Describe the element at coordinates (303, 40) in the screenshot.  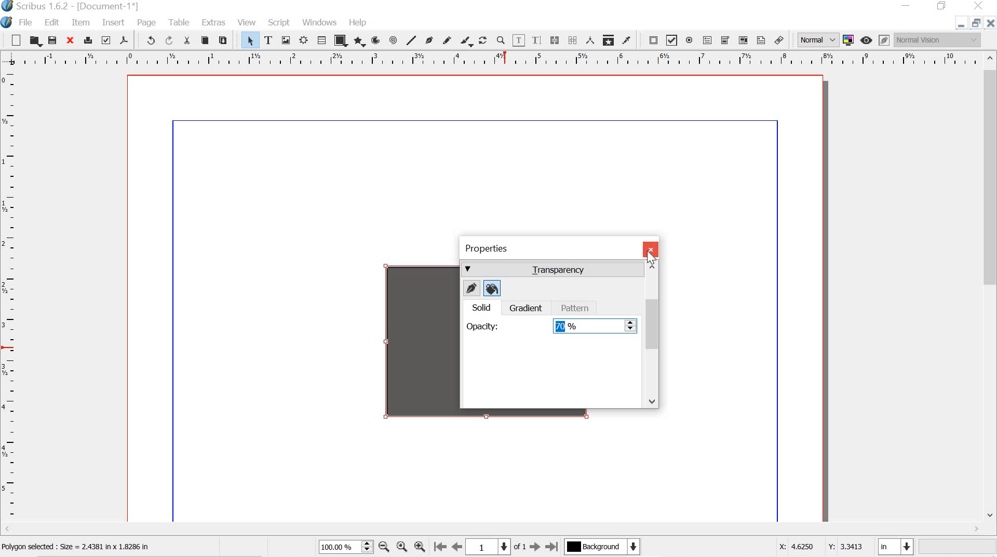
I see `Render frame` at that location.